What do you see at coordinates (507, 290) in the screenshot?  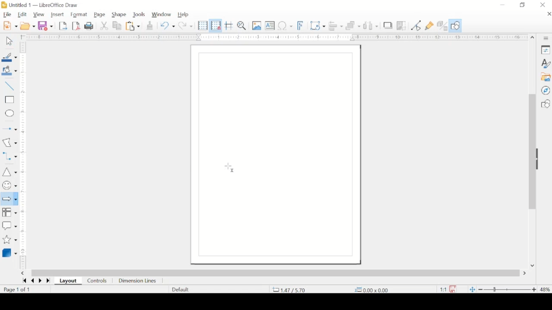 I see `zoom slider` at bounding box center [507, 290].